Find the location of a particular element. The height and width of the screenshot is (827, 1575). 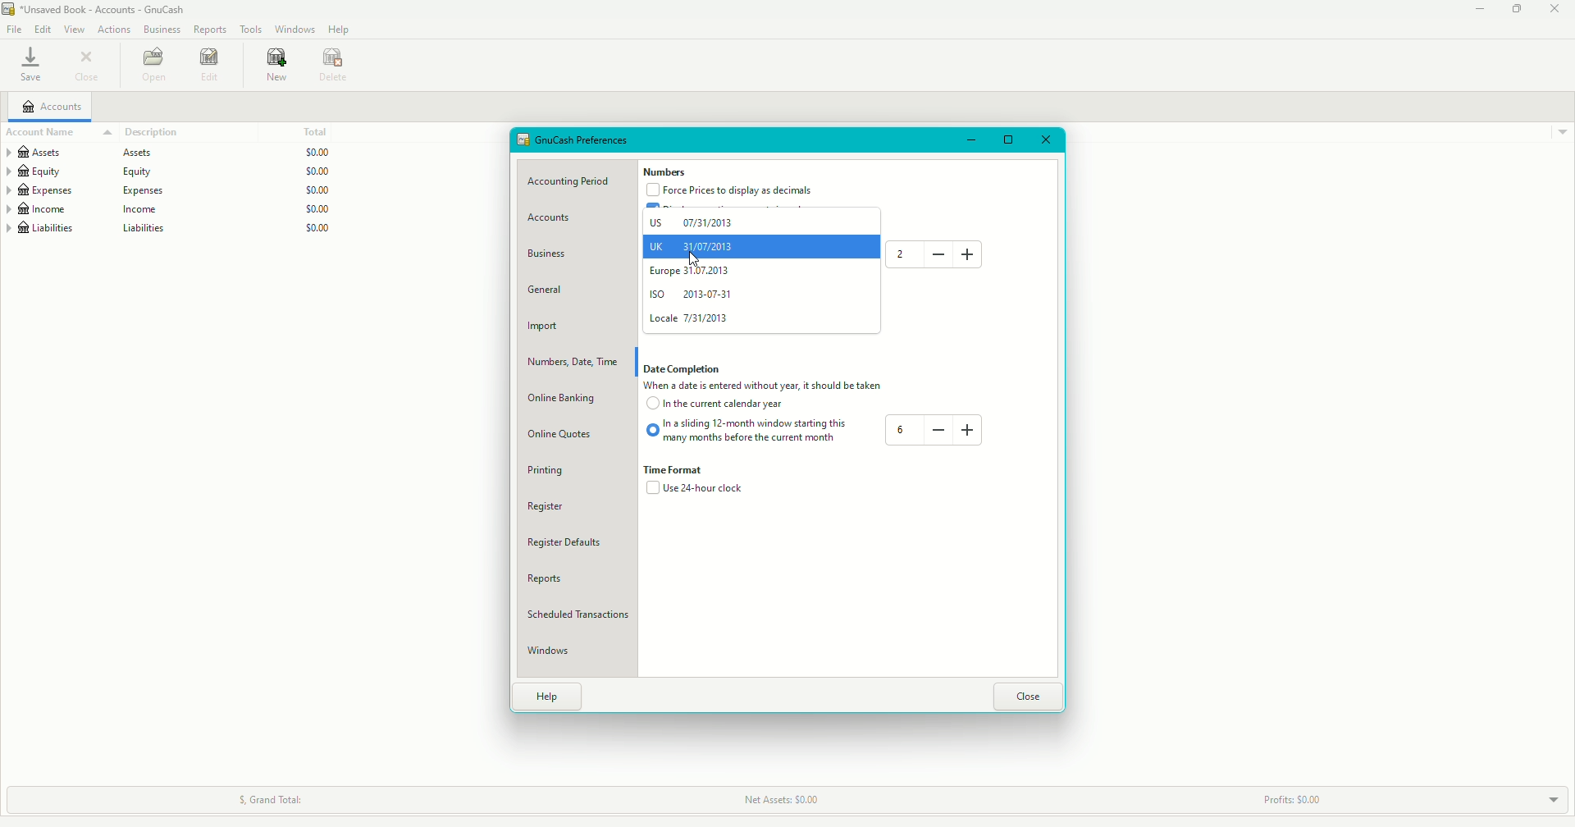

Actions is located at coordinates (113, 29).